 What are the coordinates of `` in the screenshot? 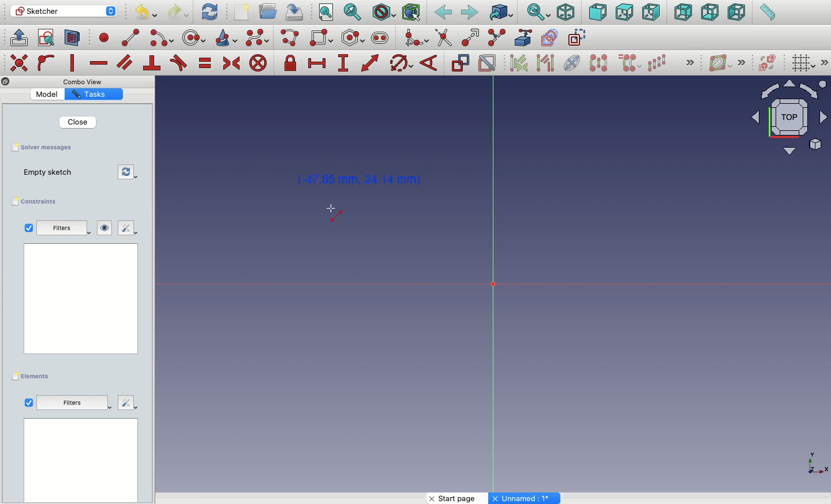 It's located at (73, 403).